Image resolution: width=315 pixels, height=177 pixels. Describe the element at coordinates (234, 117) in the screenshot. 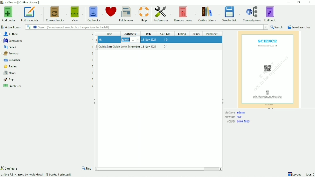

I see `Formats` at that location.